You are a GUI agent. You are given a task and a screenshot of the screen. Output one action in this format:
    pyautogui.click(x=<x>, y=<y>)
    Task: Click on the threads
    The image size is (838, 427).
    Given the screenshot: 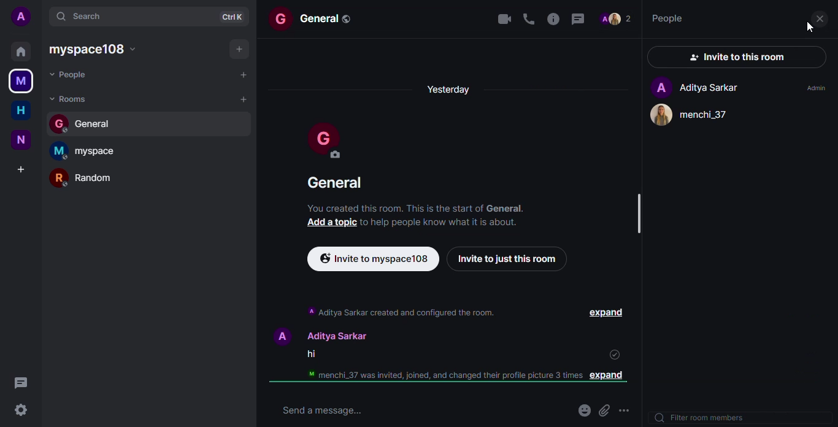 What is the action you would take?
    pyautogui.click(x=21, y=383)
    